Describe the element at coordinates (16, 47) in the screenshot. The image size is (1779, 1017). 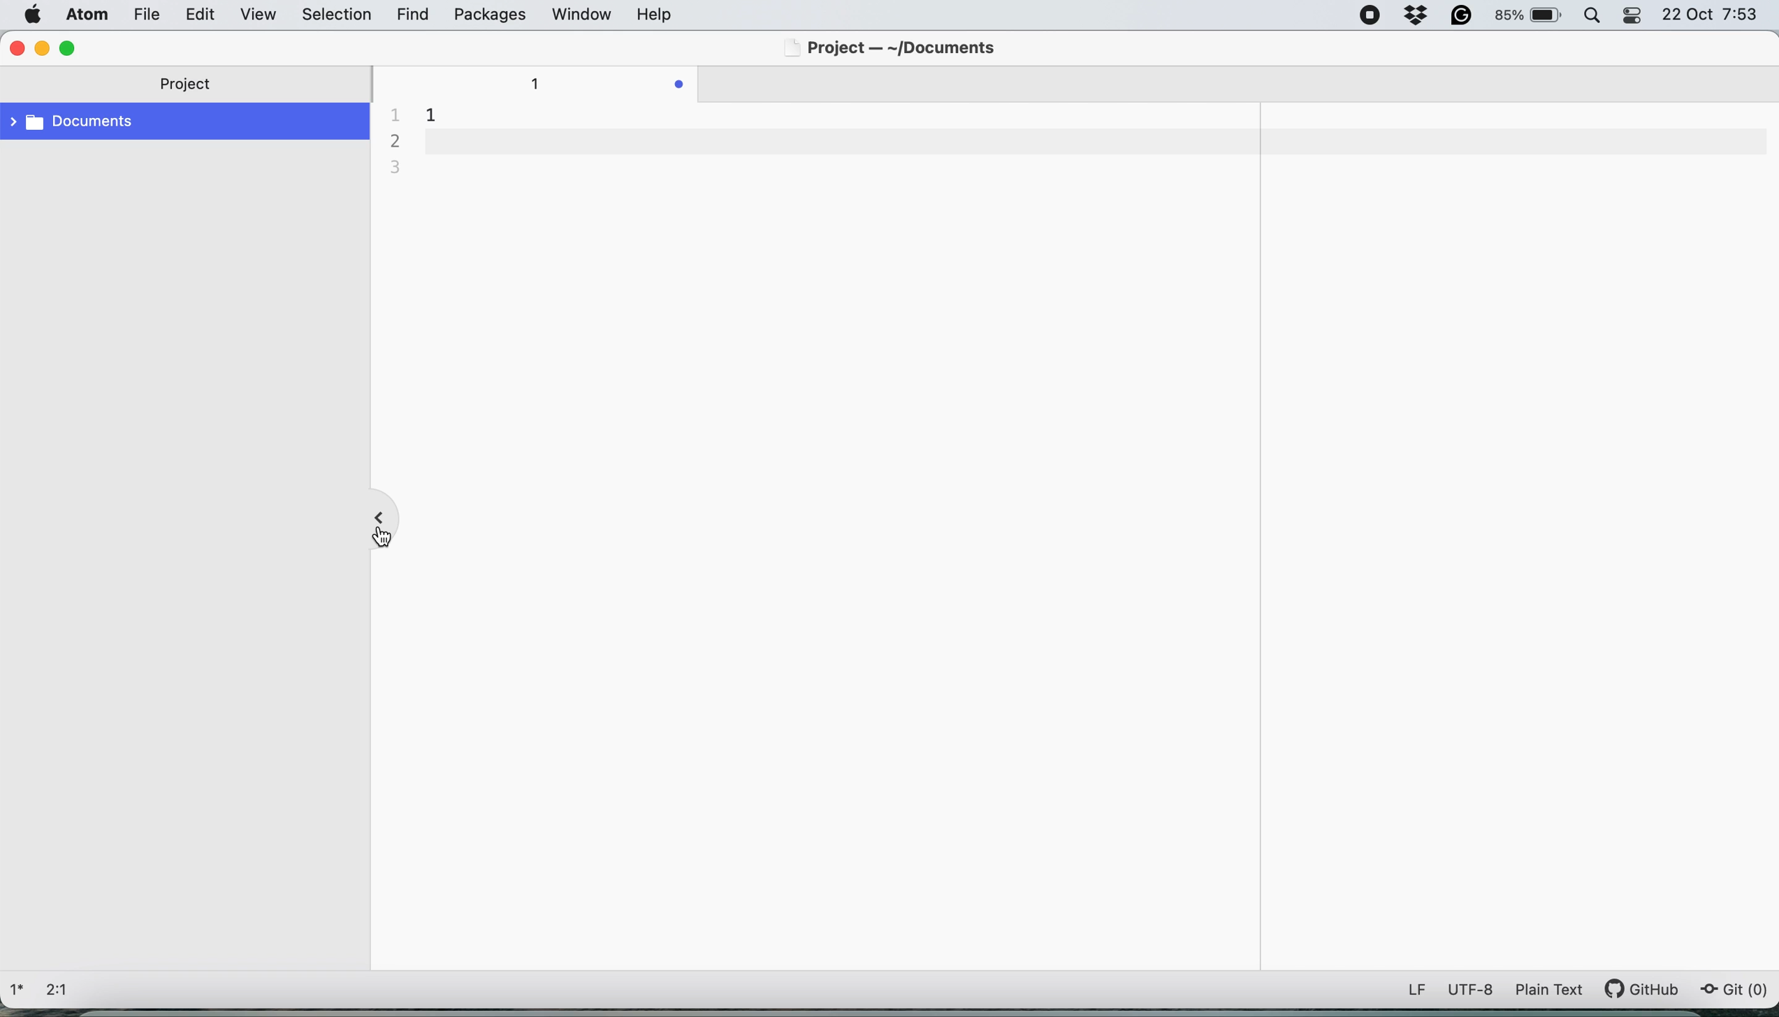
I see `close` at that location.